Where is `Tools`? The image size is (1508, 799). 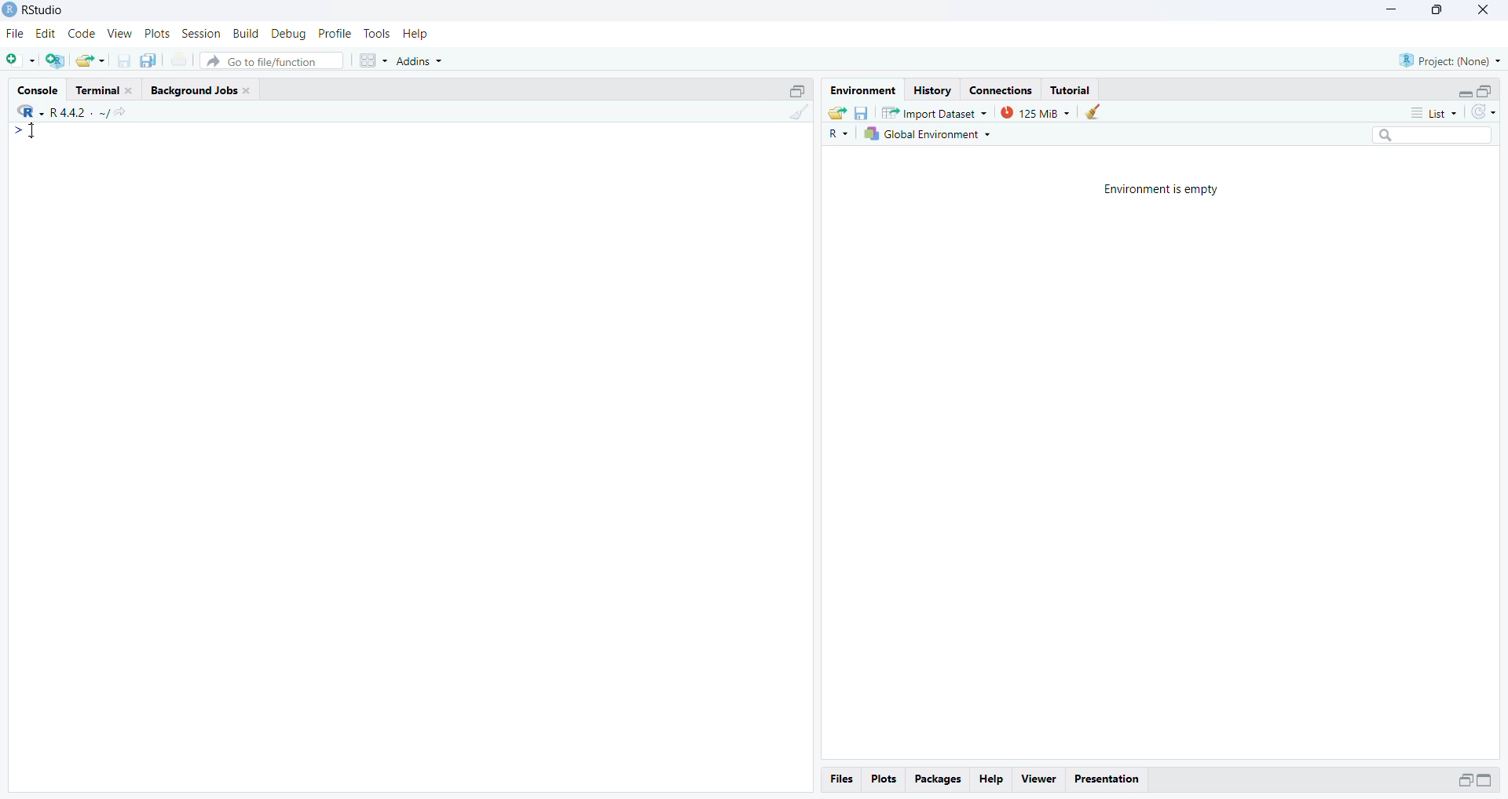 Tools is located at coordinates (375, 32).